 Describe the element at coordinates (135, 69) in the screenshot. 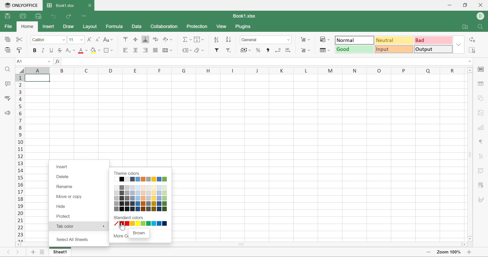

I see `E` at that location.